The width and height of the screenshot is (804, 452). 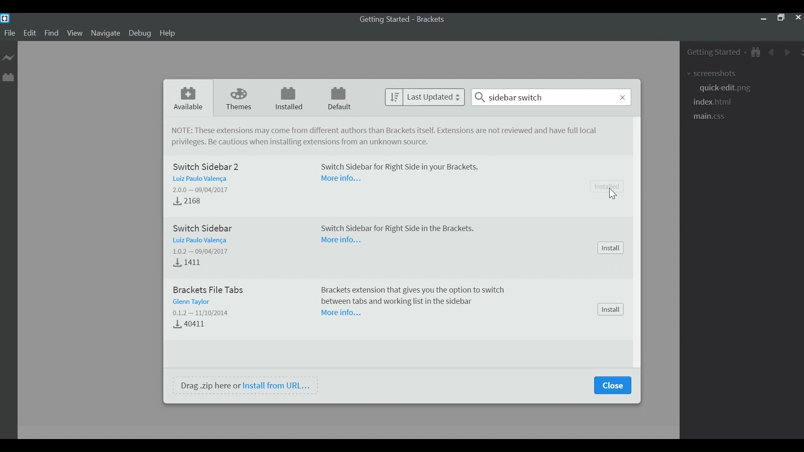 What do you see at coordinates (613, 194) in the screenshot?
I see `cursor` at bounding box center [613, 194].